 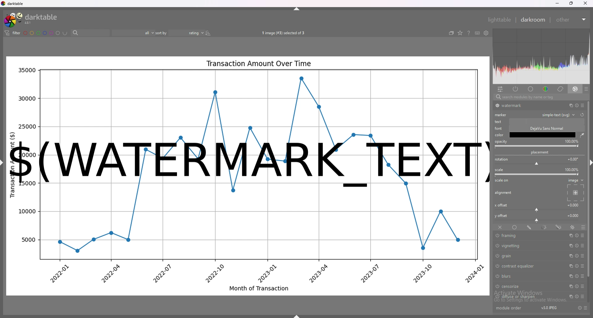 I want to click on image, so click(x=576, y=180).